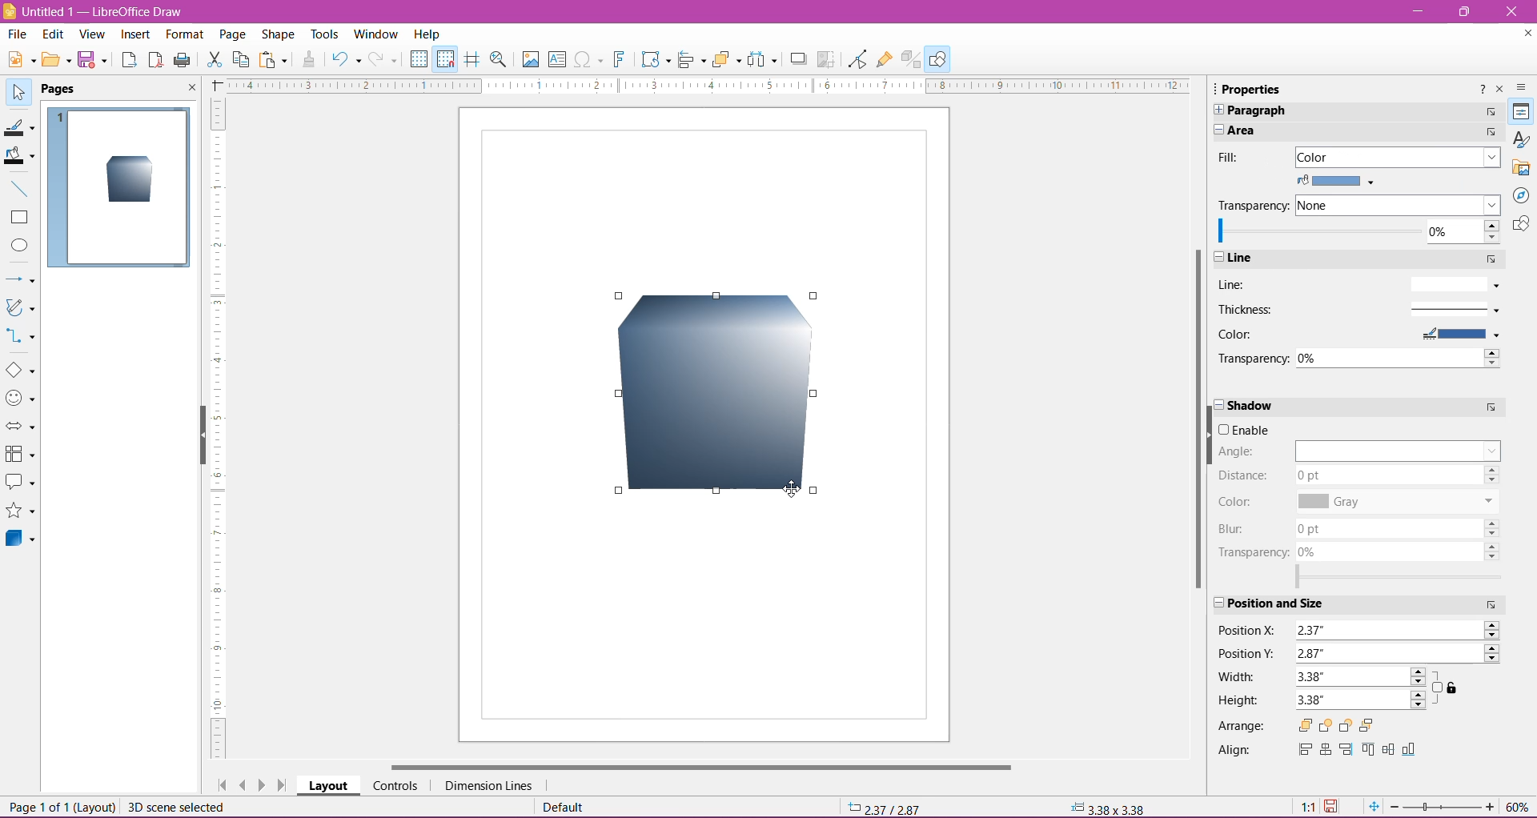 Image resolution: width=1537 pixels, height=818 pixels. What do you see at coordinates (240, 60) in the screenshot?
I see `Copy` at bounding box center [240, 60].